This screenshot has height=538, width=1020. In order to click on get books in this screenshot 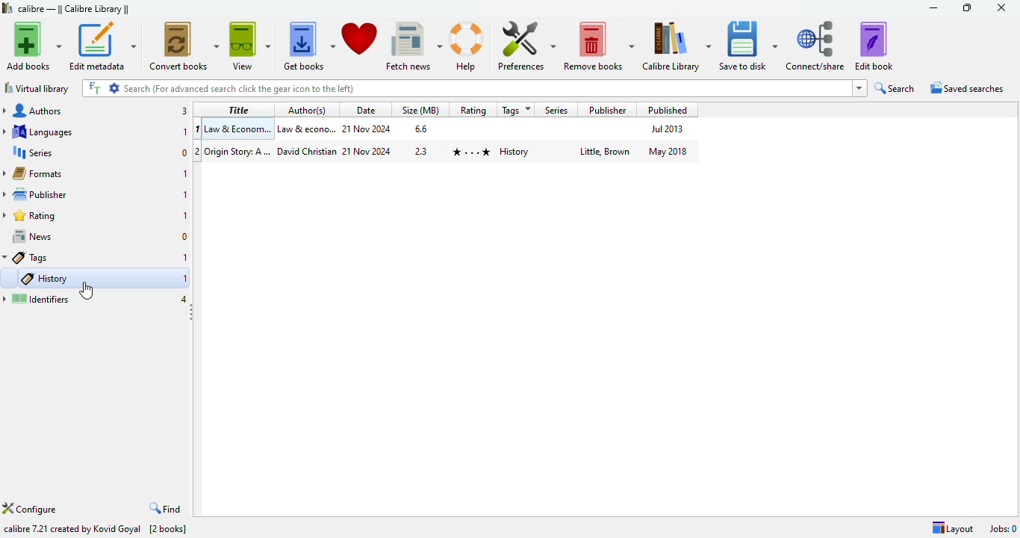, I will do `click(308, 46)`.